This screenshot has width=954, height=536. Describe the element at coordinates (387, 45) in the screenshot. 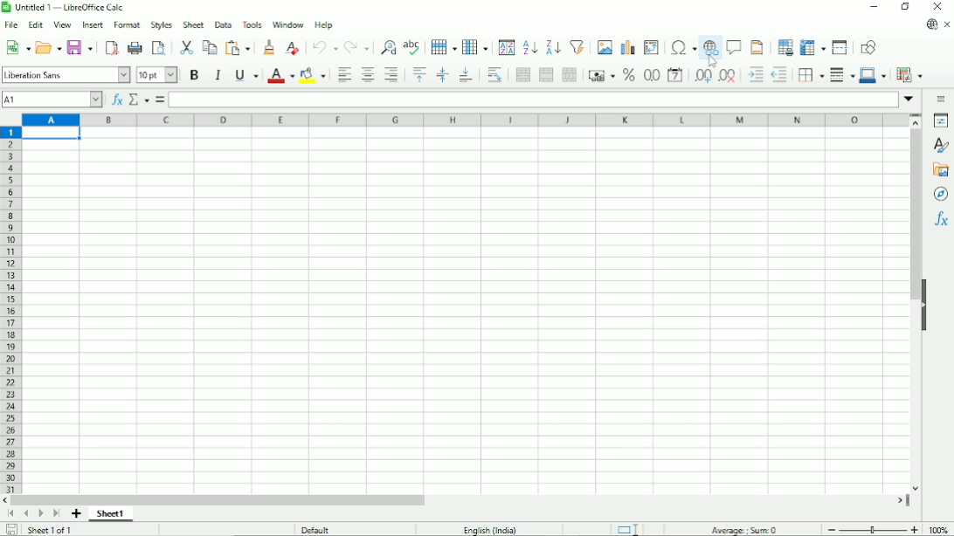

I see `Find and replace` at that location.